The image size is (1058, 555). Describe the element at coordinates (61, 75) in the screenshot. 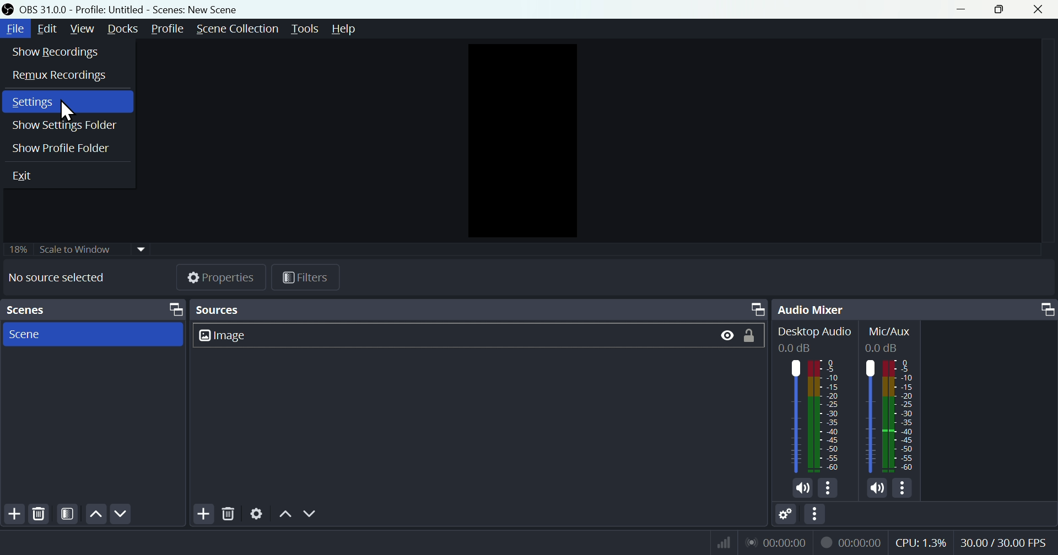

I see `Remax recording` at that location.